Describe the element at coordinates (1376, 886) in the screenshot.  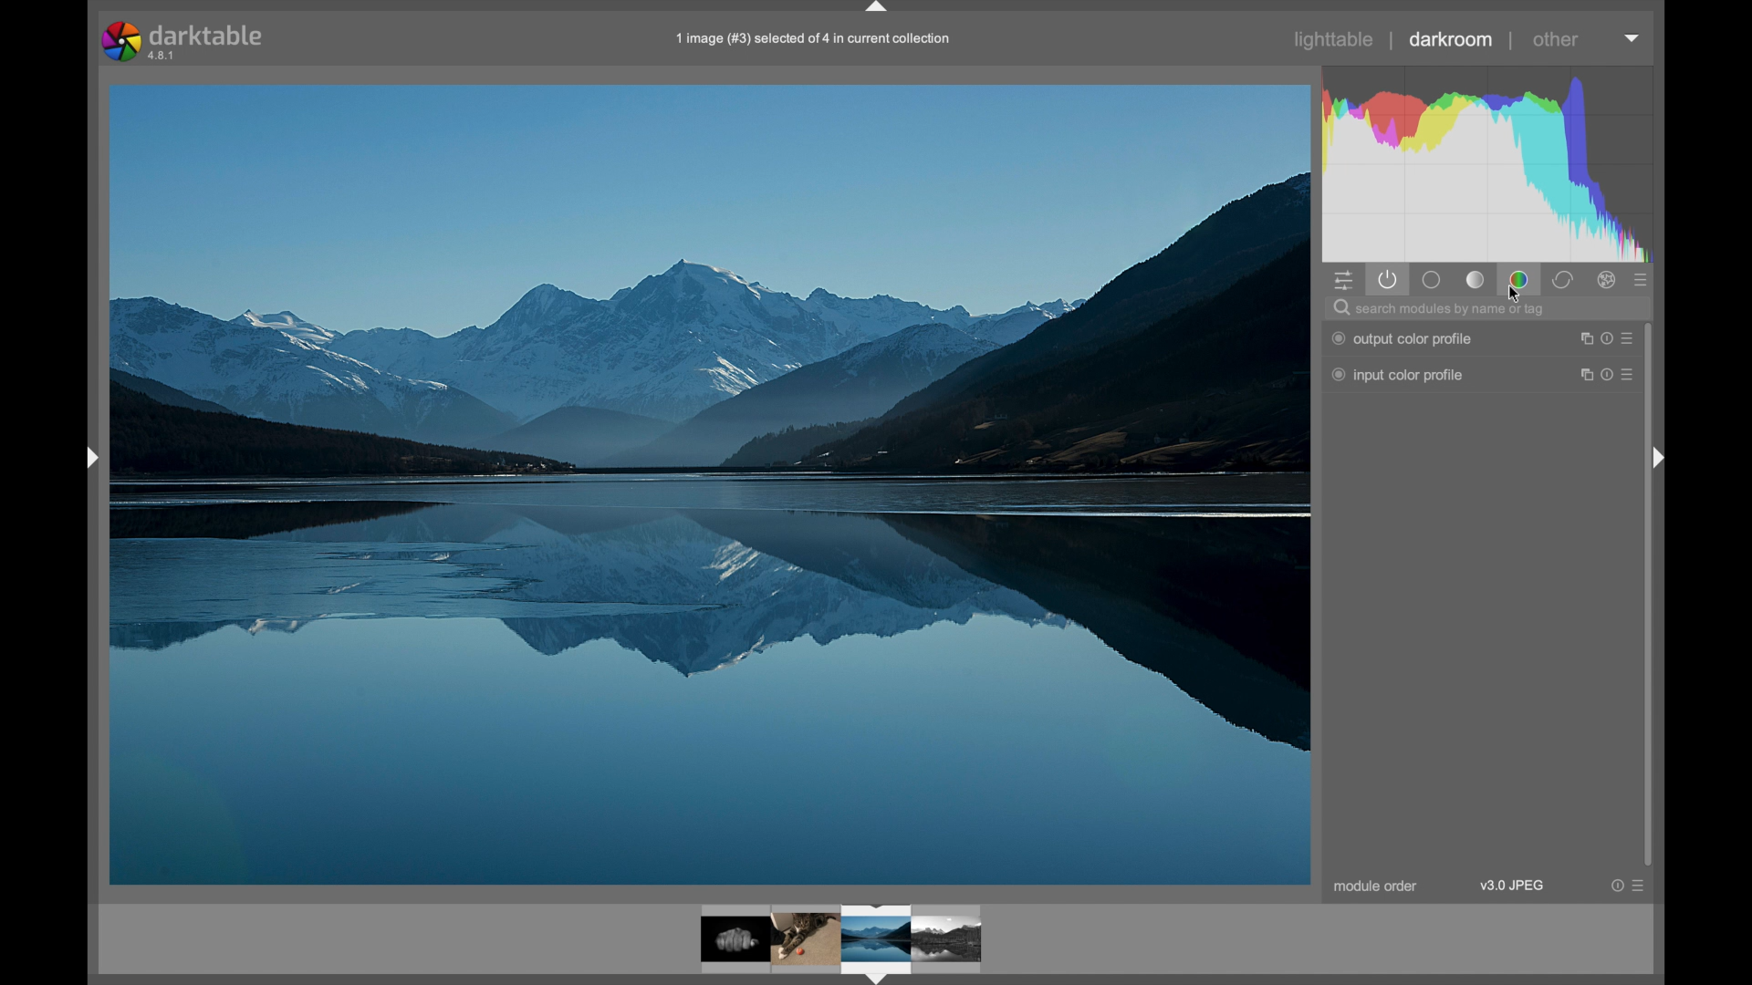
I see `module order` at that location.